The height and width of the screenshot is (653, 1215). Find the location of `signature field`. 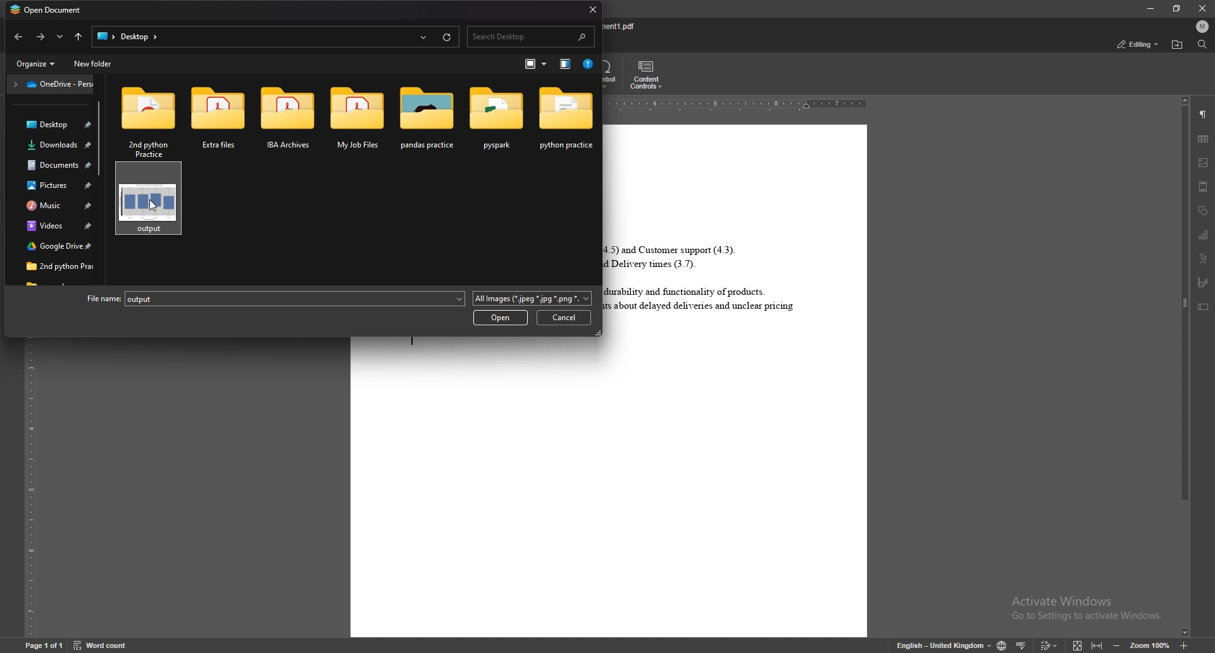

signature field is located at coordinates (1202, 282).